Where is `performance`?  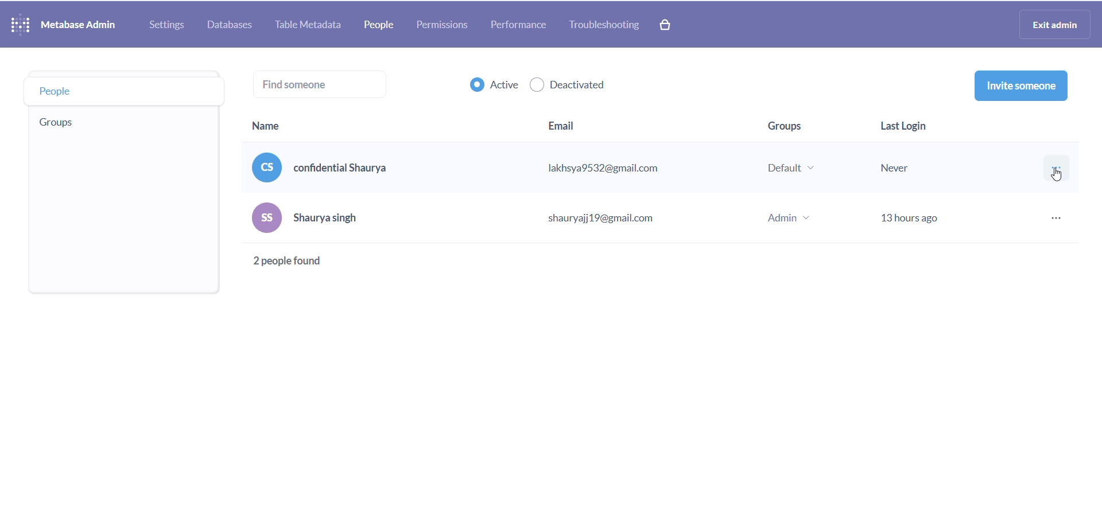 performance is located at coordinates (518, 25).